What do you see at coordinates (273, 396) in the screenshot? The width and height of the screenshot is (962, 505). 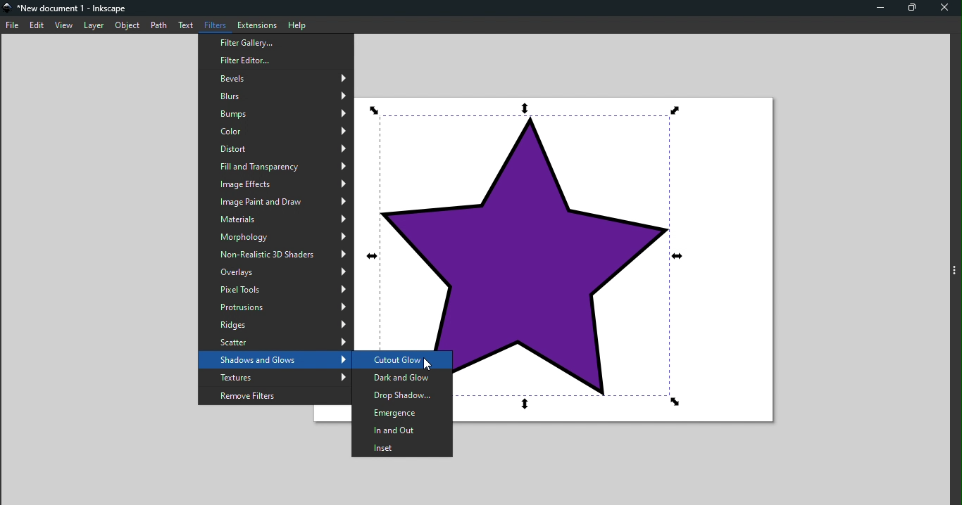 I see `Remove filters` at bounding box center [273, 396].